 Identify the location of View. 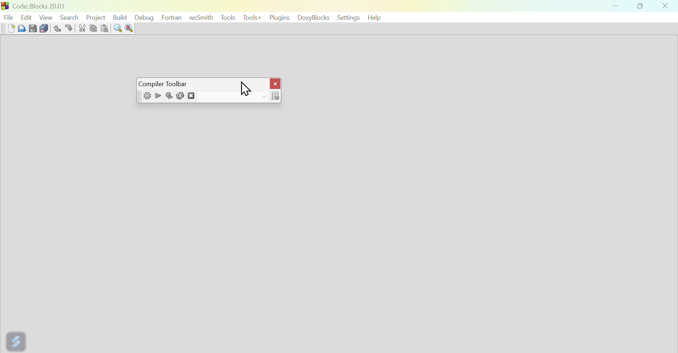
(46, 16).